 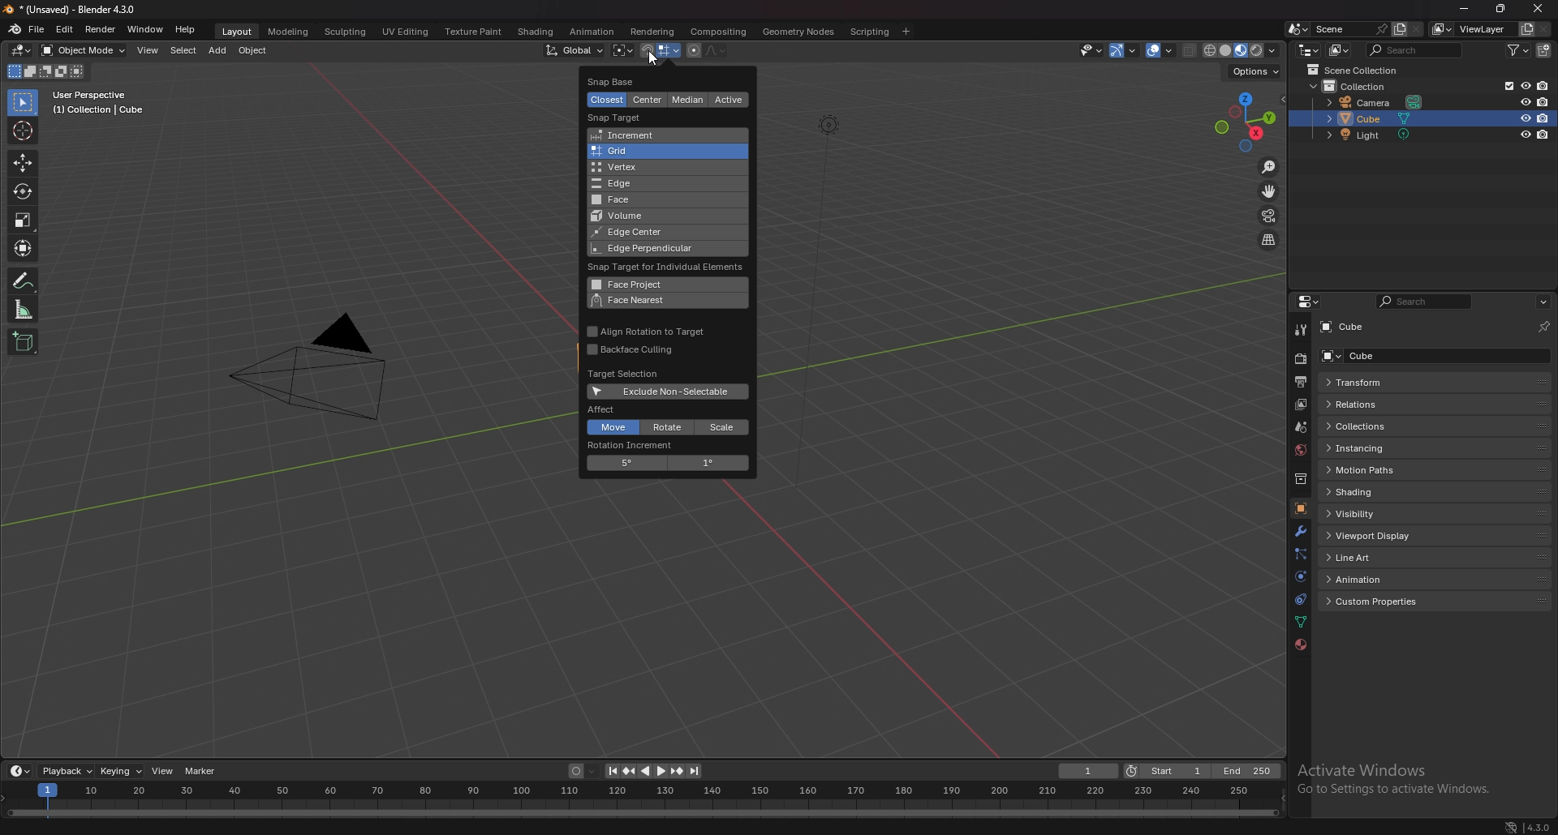 What do you see at coordinates (611, 428) in the screenshot?
I see `move` at bounding box center [611, 428].